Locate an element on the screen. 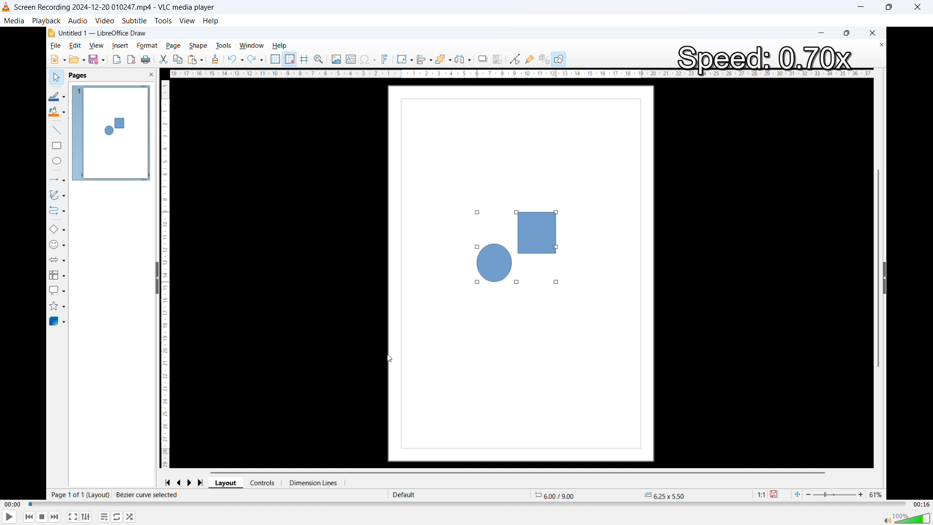 Image resolution: width=933 pixels, height=525 pixels. help  is located at coordinates (211, 21).